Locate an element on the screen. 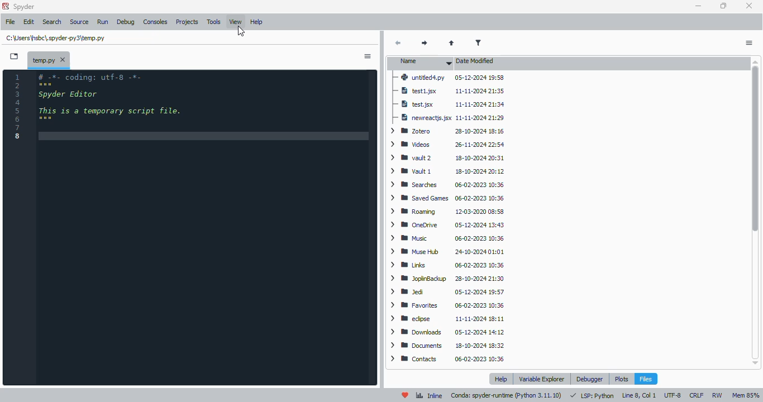 Image resolution: width=763 pixels, height=402 pixels. Zotero is located at coordinates (447, 131).